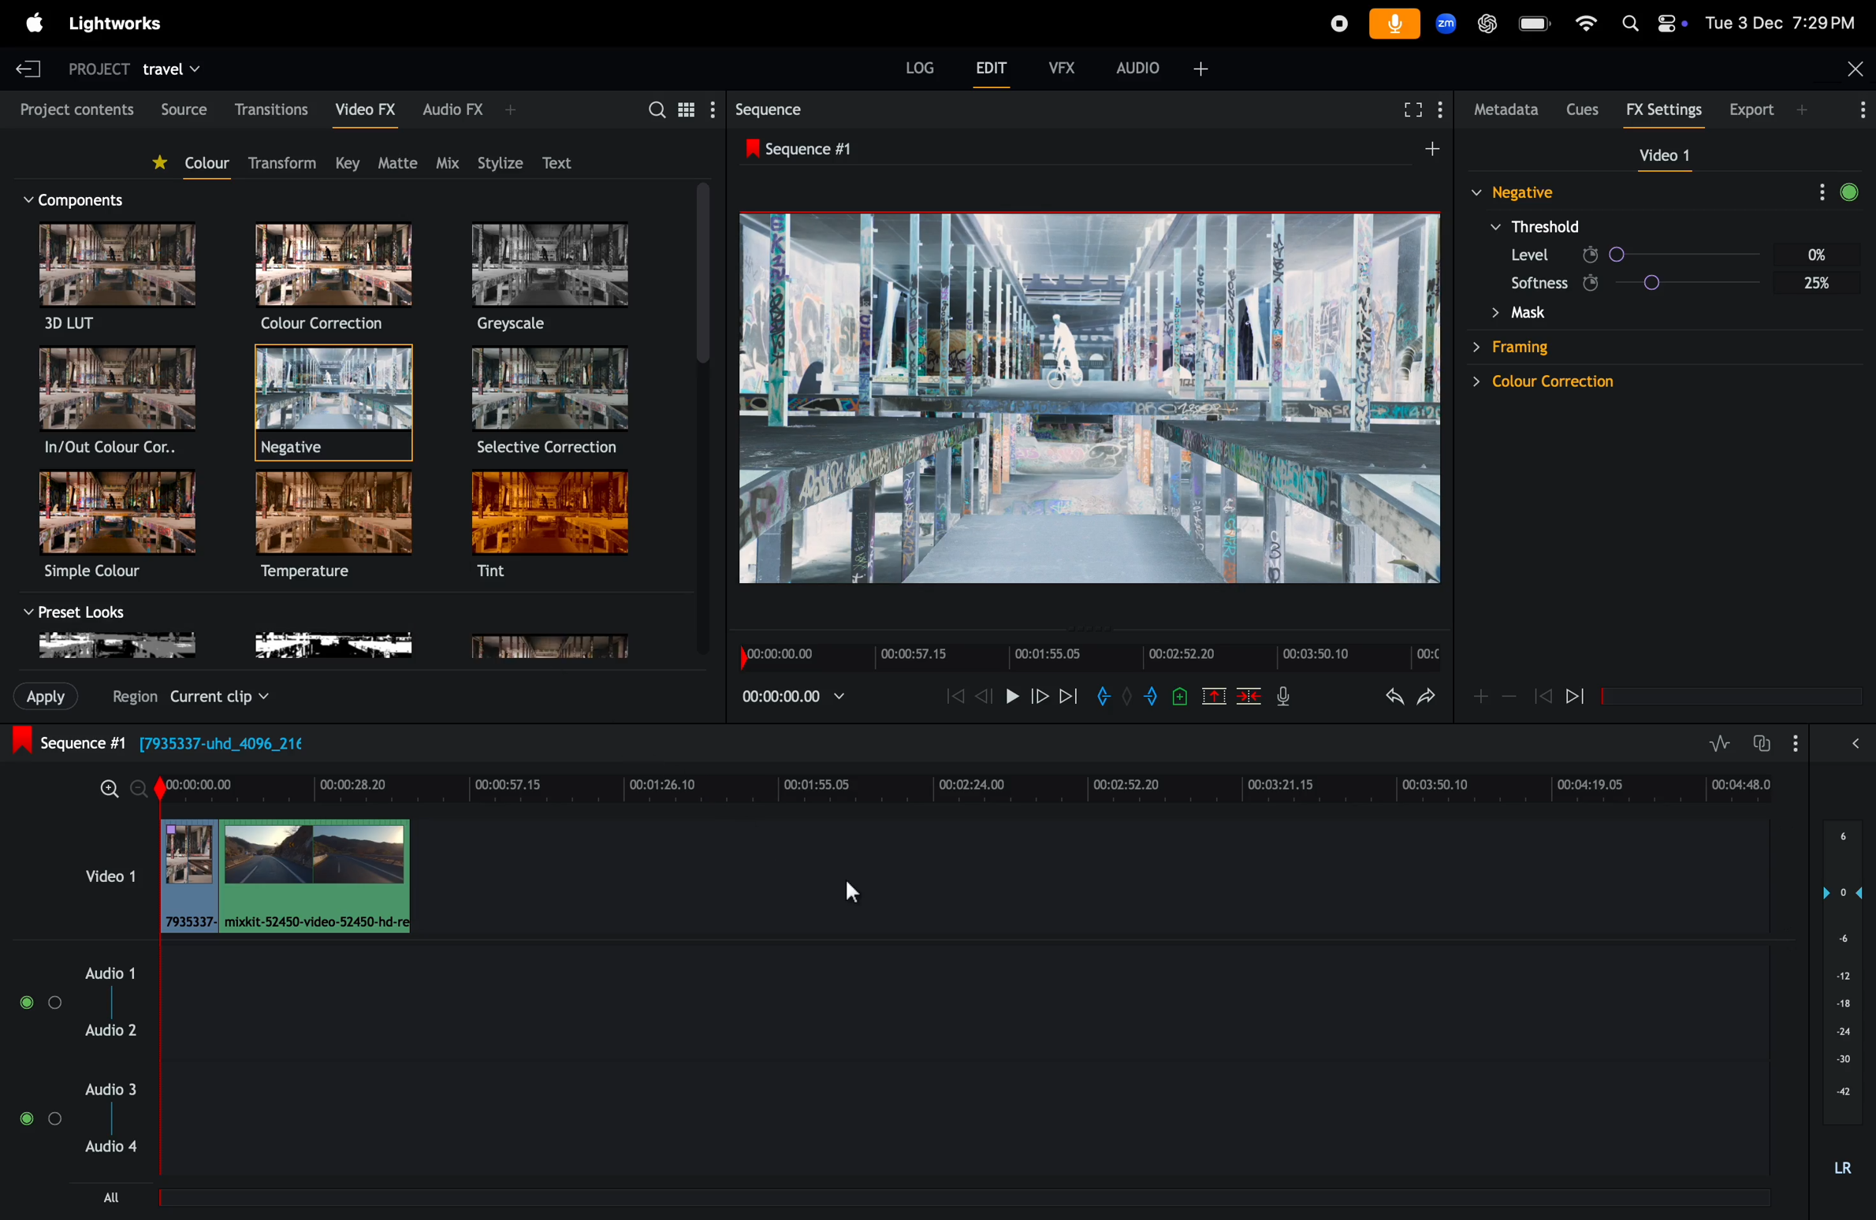 The width and height of the screenshot is (1876, 1220). What do you see at coordinates (1549, 384) in the screenshot?
I see `` at bounding box center [1549, 384].